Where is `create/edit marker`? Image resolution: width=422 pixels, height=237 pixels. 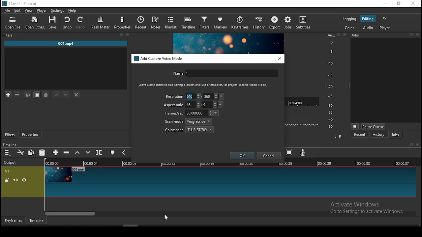 create/edit marker is located at coordinates (112, 153).